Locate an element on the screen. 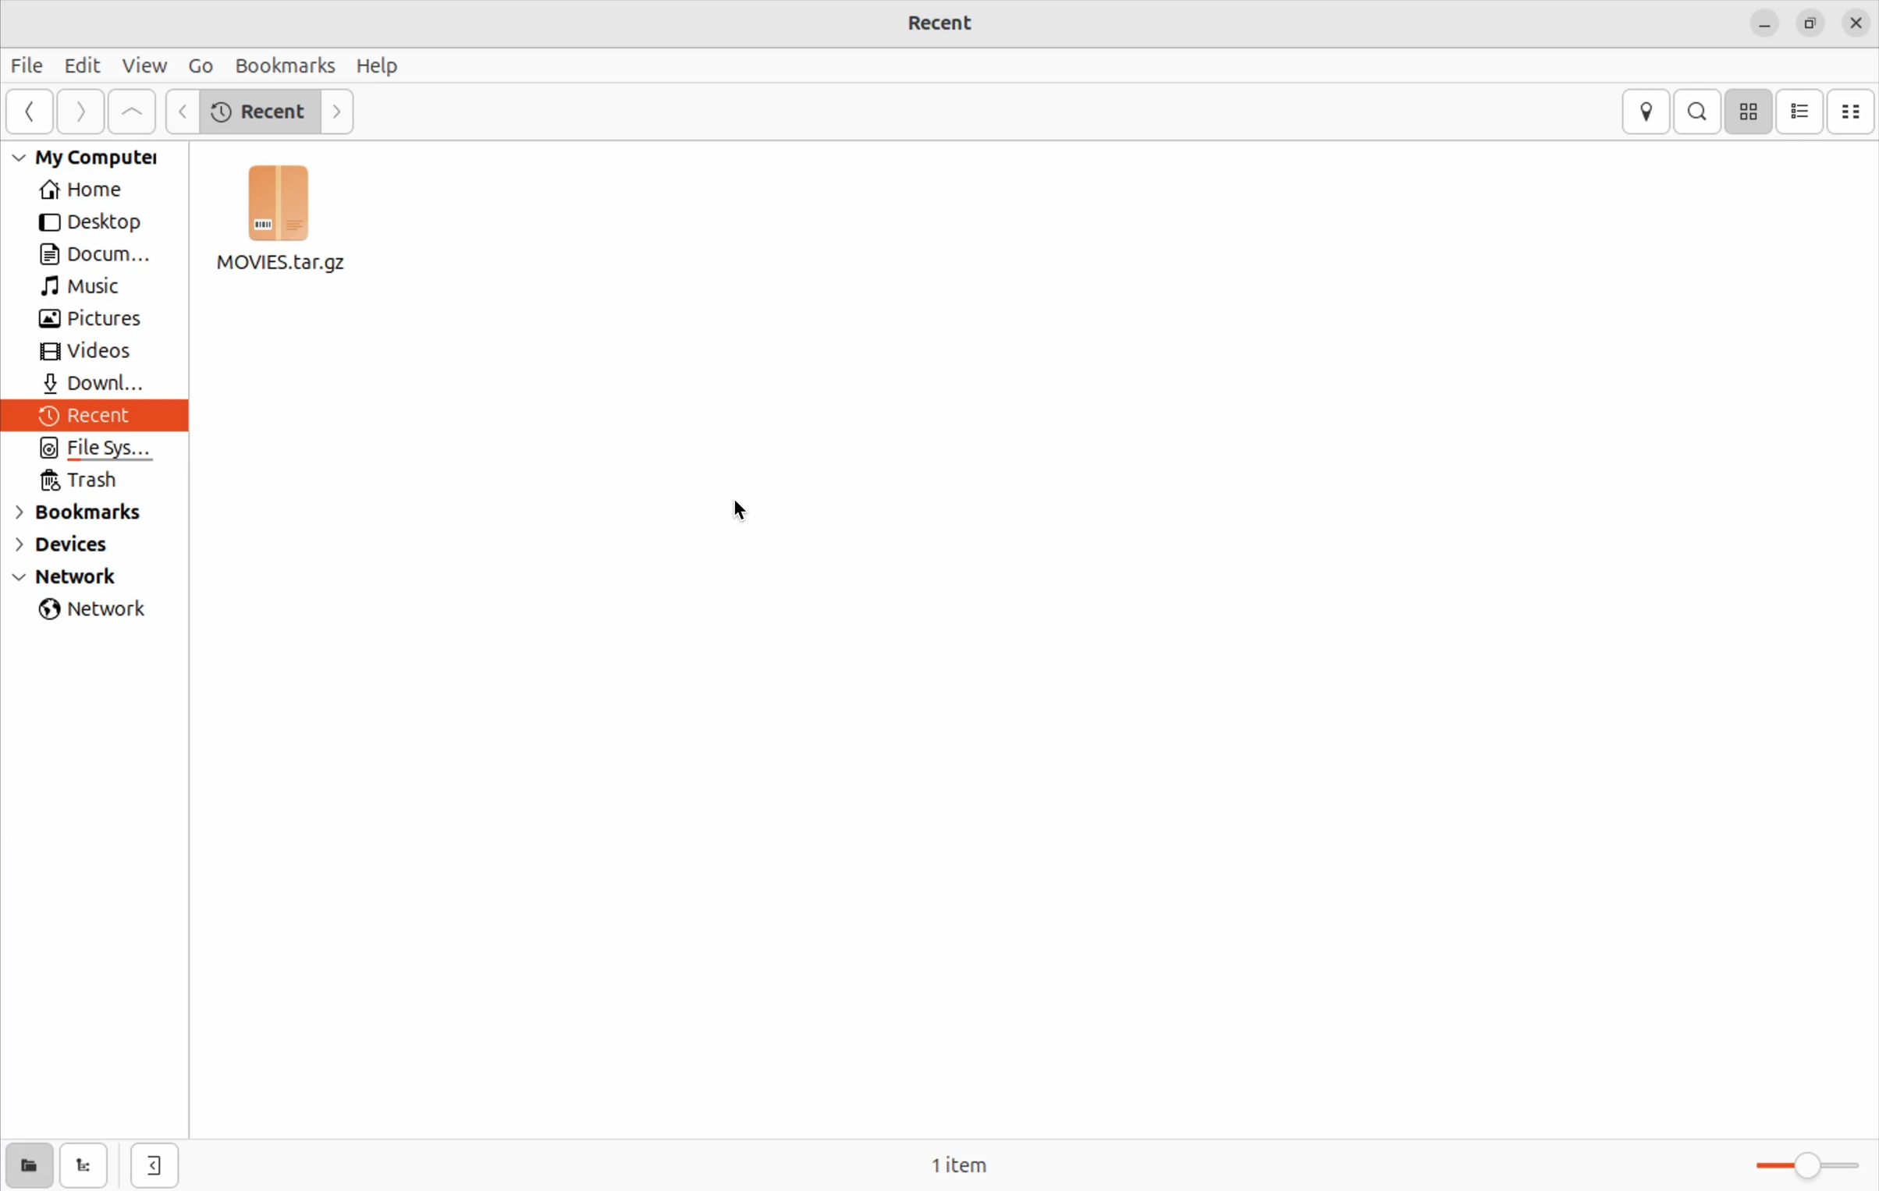  Go is located at coordinates (197, 65).